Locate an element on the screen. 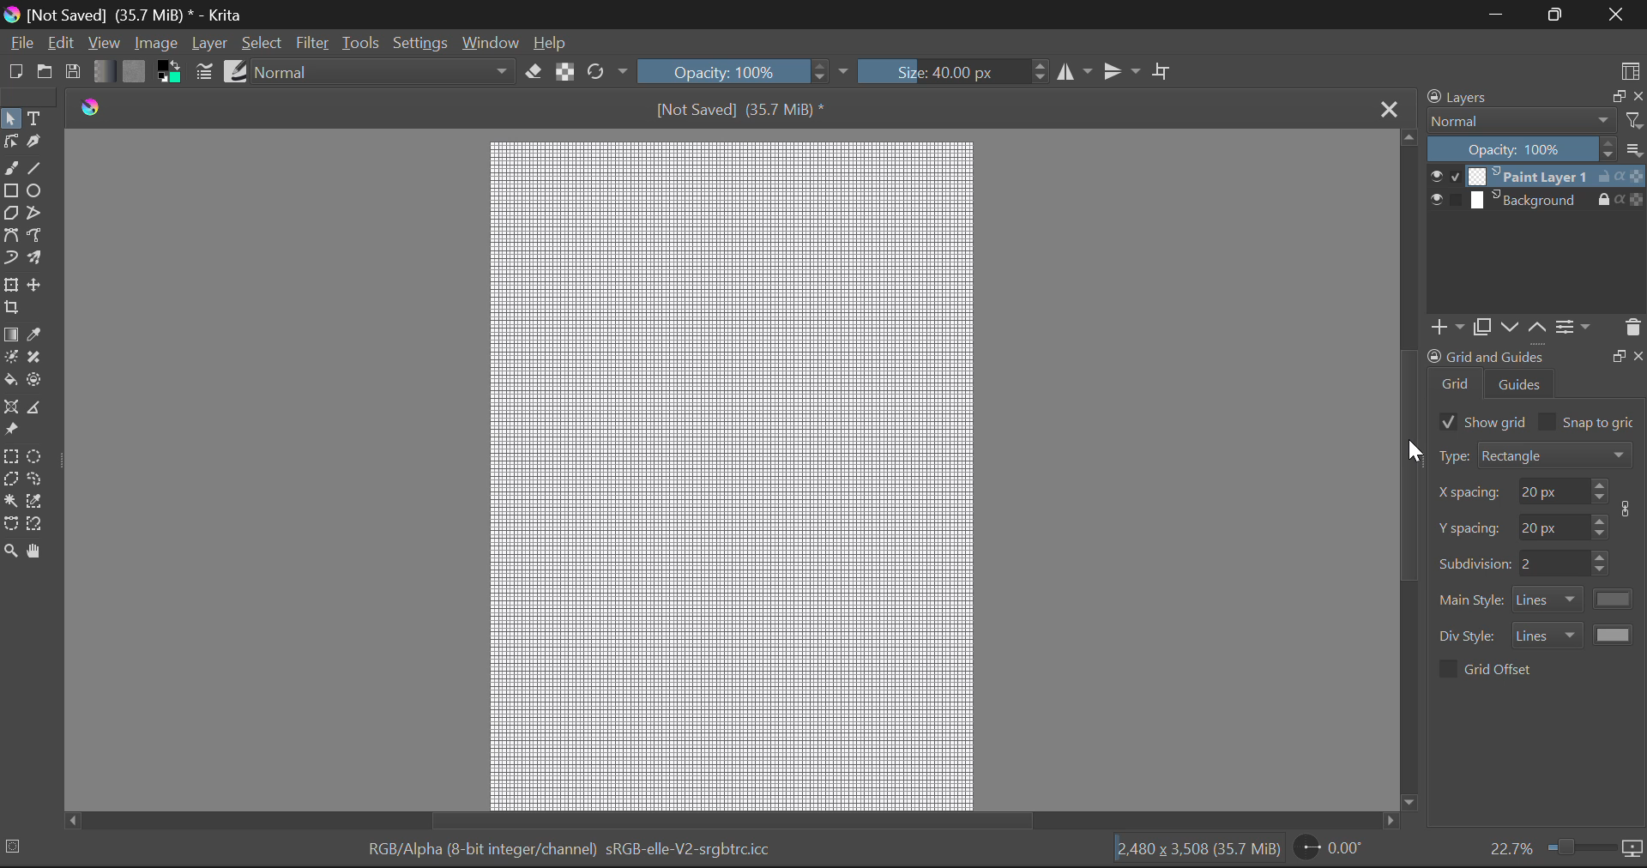  Grid for Pixel Art Generated is located at coordinates (733, 473).